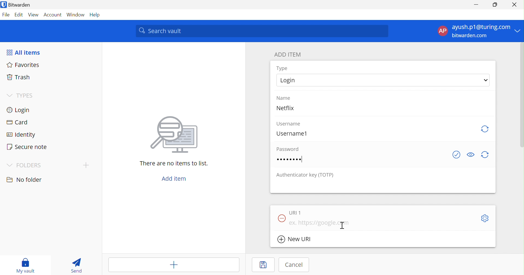 Image resolution: width=524 pixels, height=275 pixels. Describe the element at coordinates (23, 166) in the screenshot. I see `FOLDERS` at that location.